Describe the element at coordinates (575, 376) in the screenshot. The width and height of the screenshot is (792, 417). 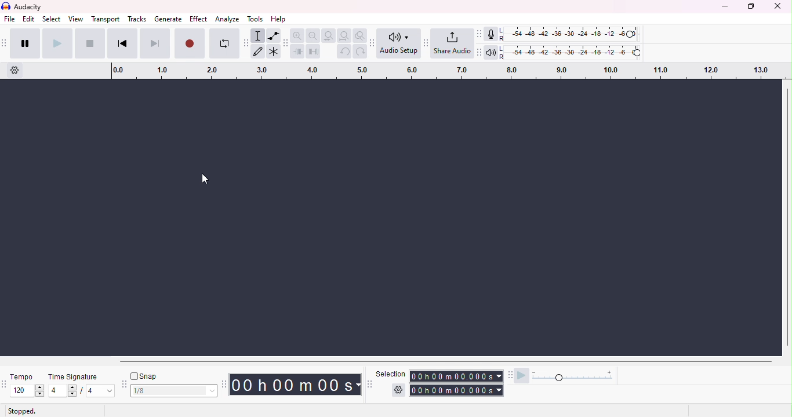
I see `playback speed` at that location.